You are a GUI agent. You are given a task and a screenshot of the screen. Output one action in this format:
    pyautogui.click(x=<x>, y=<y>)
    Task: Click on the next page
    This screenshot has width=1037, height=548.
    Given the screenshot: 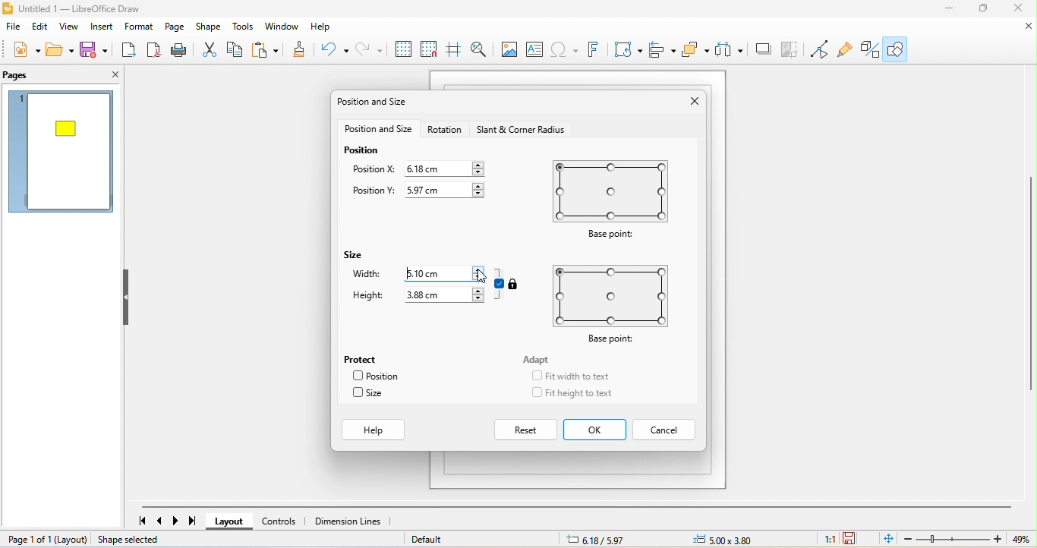 What is the action you would take?
    pyautogui.click(x=178, y=521)
    